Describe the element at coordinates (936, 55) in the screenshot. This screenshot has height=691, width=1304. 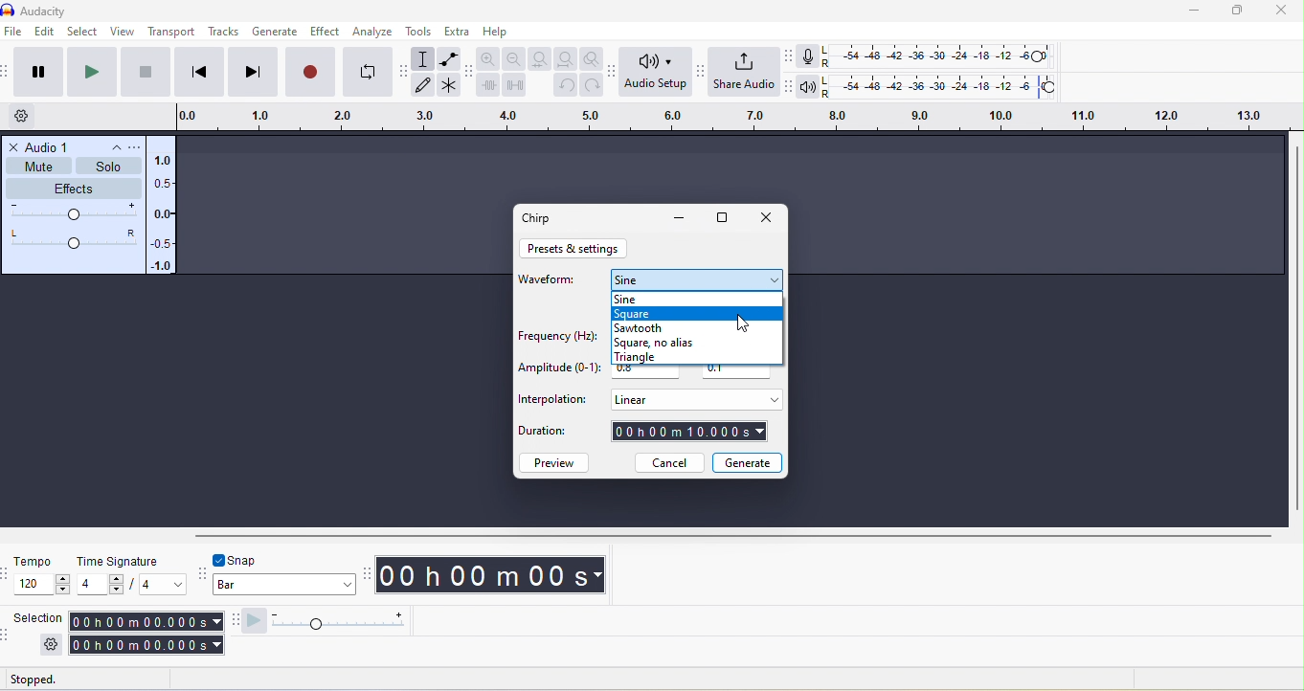
I see `recording level` at that location.